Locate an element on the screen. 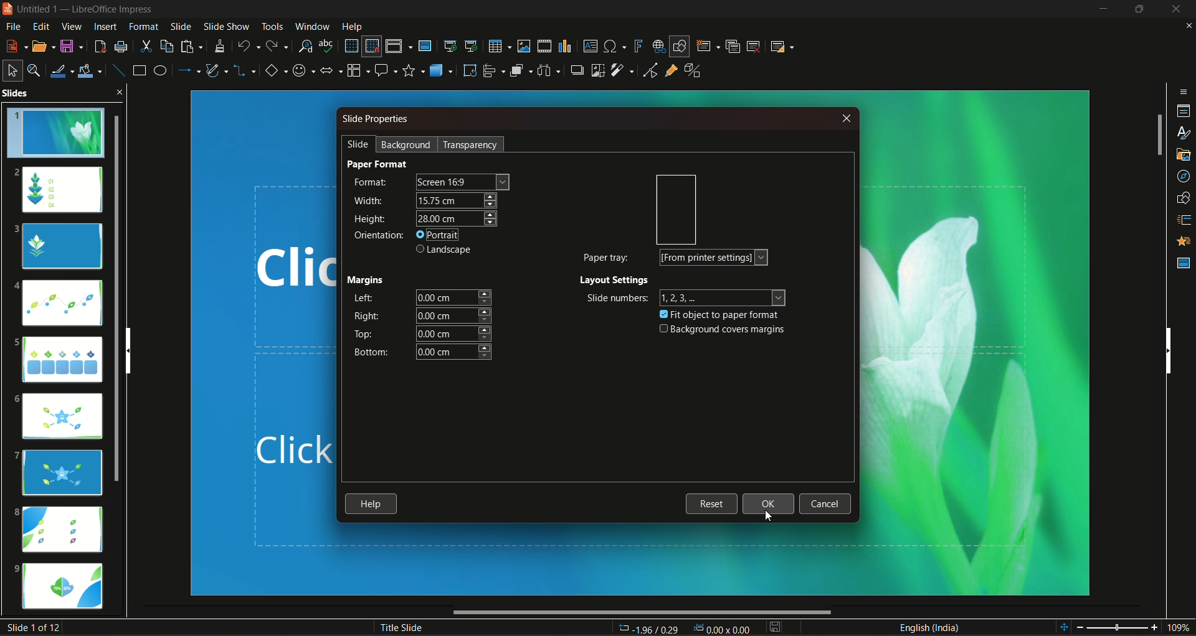 This screenshot has height=636, width=1196. slide 9 is located at coordinates (65, 587).